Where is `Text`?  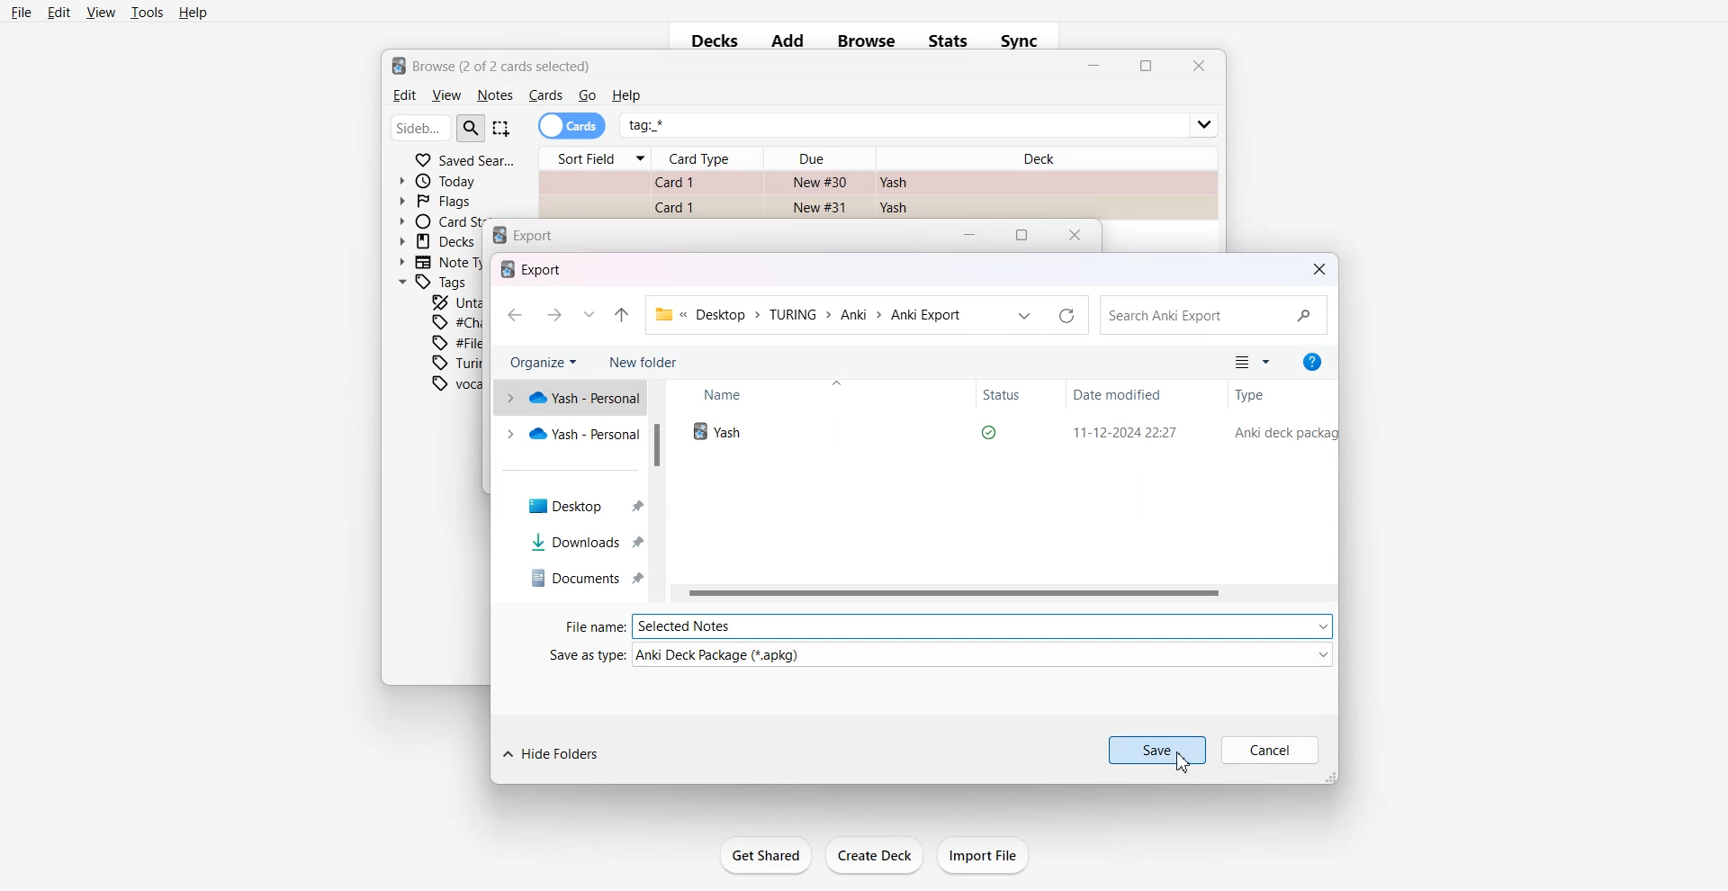
Text is located at coordinates (492, 64).